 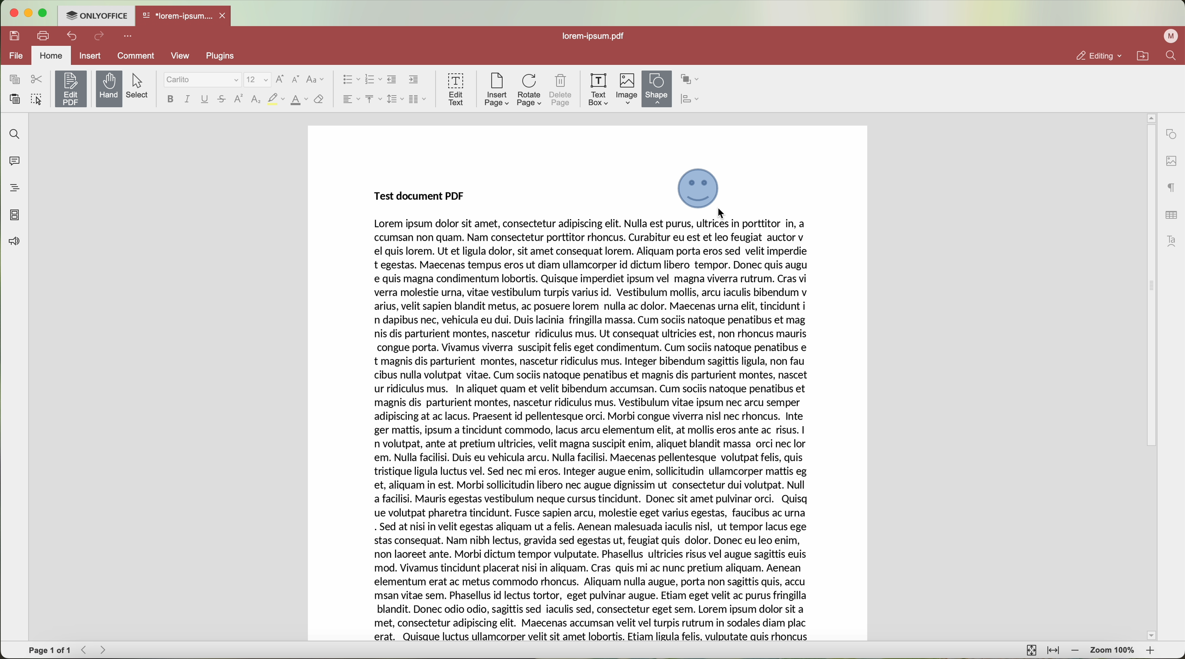 I want to click on undo, so click(x=73, y=35).